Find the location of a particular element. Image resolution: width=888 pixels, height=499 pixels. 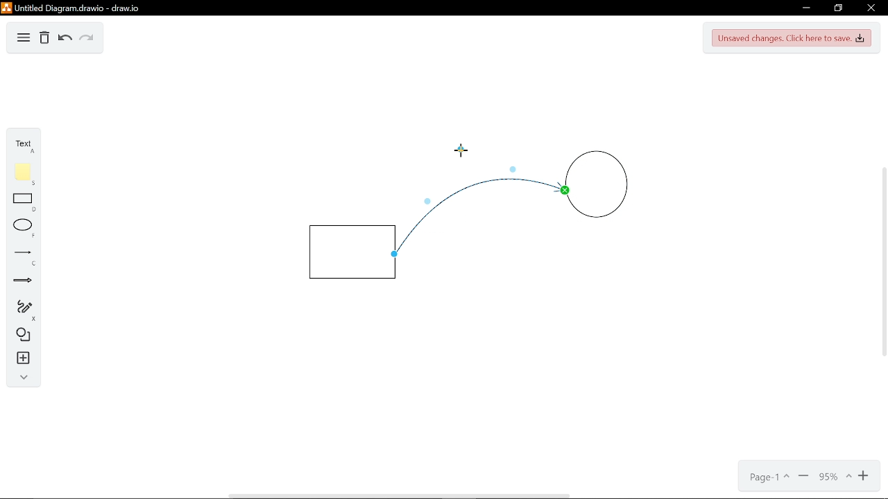

Zoom in is located at coordinates (864, 477).